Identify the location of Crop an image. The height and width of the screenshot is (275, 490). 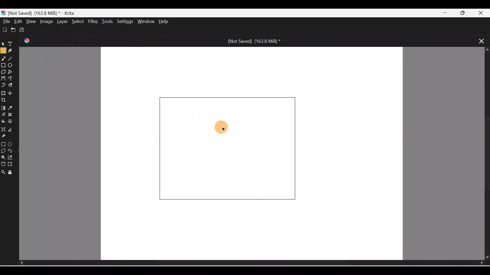
(6, 100).